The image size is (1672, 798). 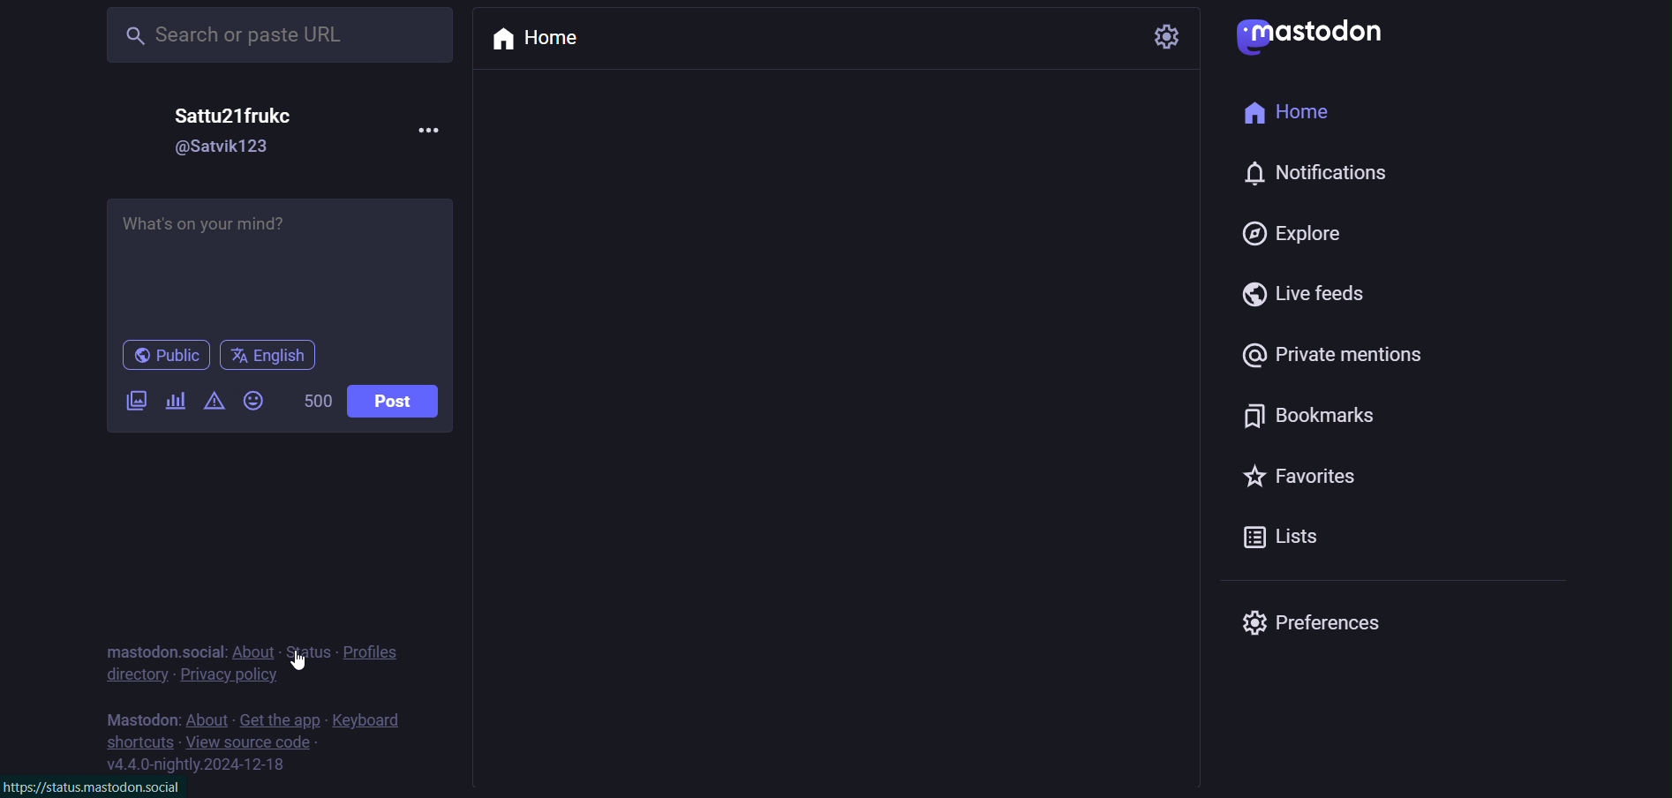 What do you see at coordinates (164, 355) in the screenshot?
I see `public` at bounding box center [164, 355].